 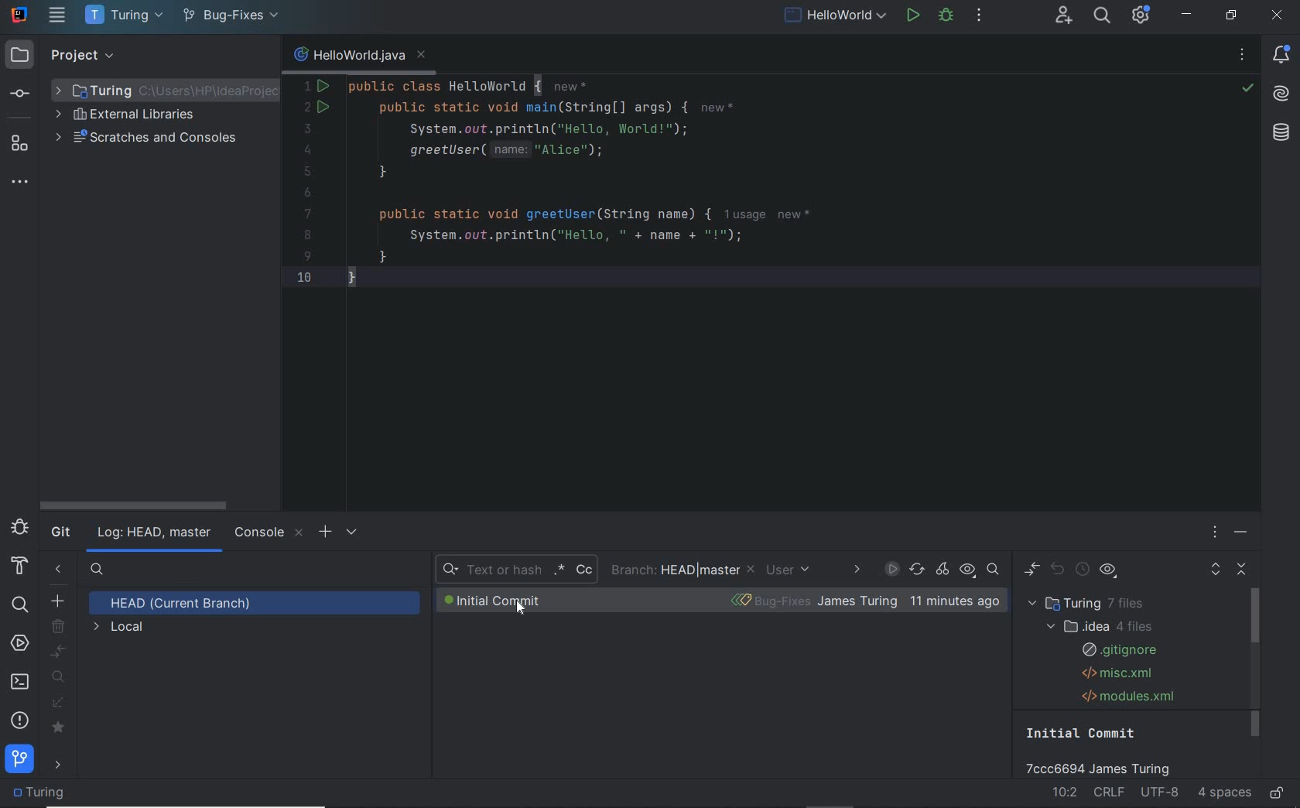 I want to click on time, so click(x=954, y=601).